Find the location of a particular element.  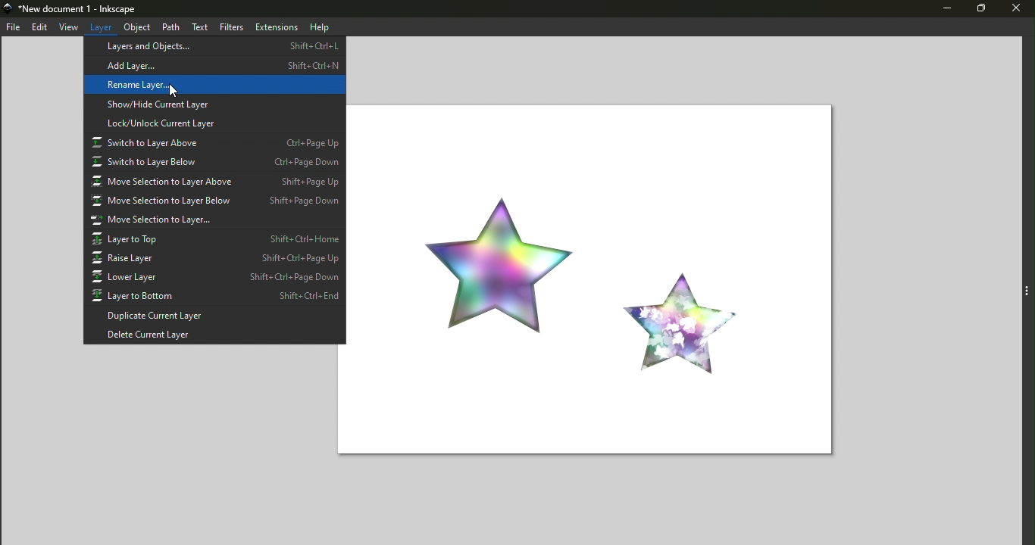

New document 1 - Inkscape is located at coordinates (73, 10).